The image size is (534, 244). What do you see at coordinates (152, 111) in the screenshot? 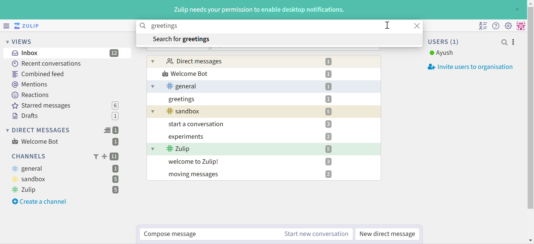
I see `drop down` at bounding box center [152, 111].